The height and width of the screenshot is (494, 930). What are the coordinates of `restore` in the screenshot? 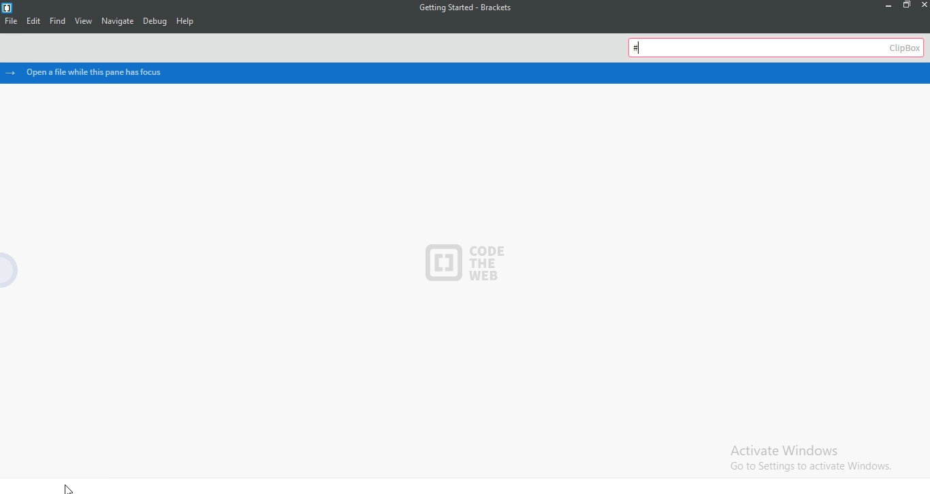 It's located at (905, 6).